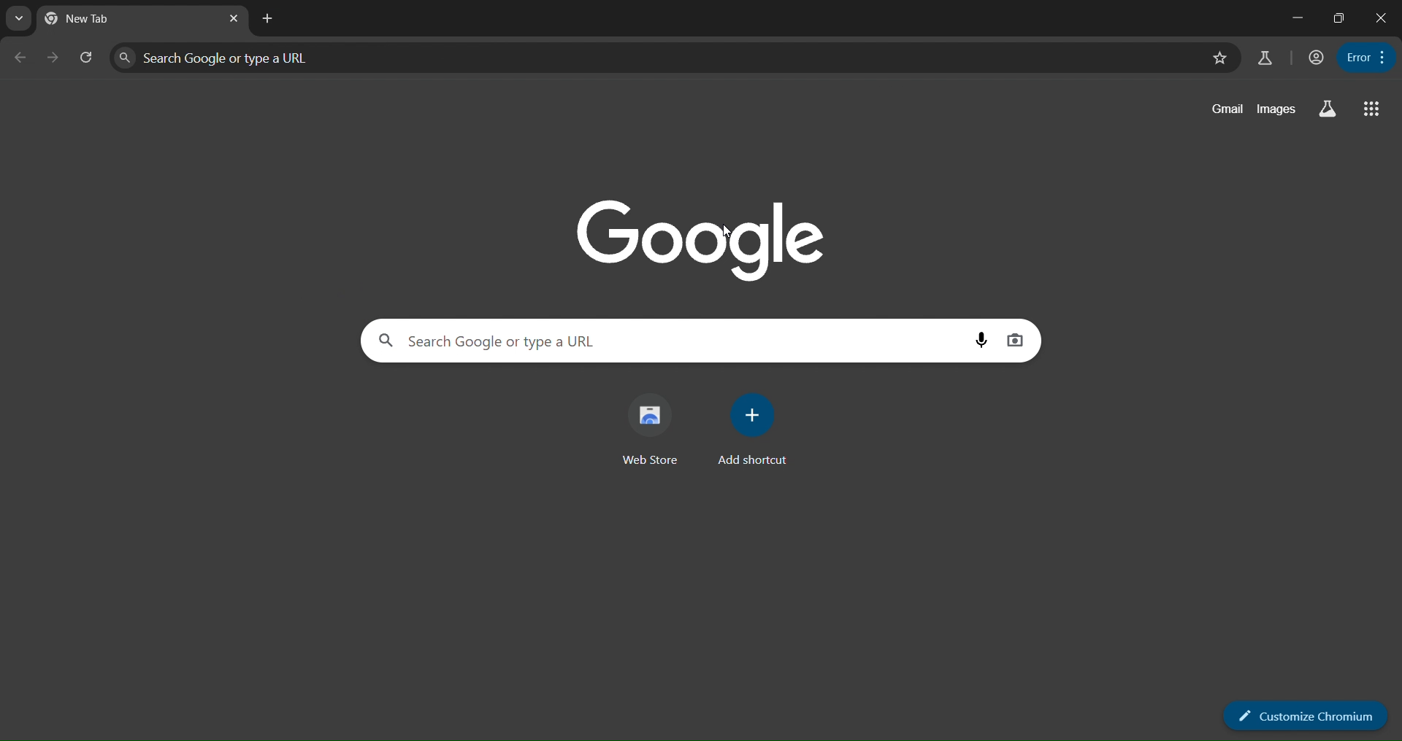  What do you see at coordinates (755, 430) in the screenshot?
I see `add shortcut` at bounding box center [755, 430].